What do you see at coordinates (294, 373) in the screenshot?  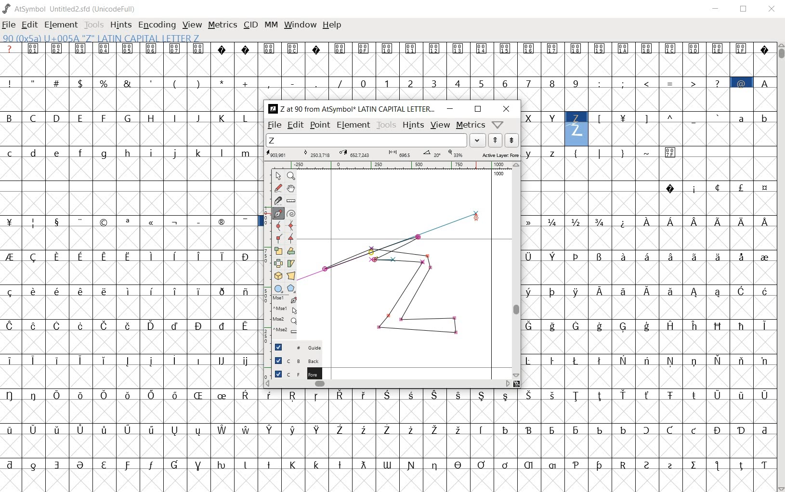 I see `Foreground` at bounding box center [294, 373].